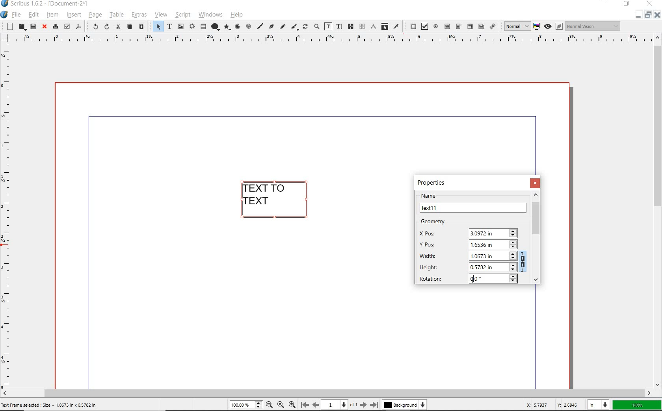  Describe the element at coordinates (305, 27) in the screenshot. I see `rotate item` at that location.